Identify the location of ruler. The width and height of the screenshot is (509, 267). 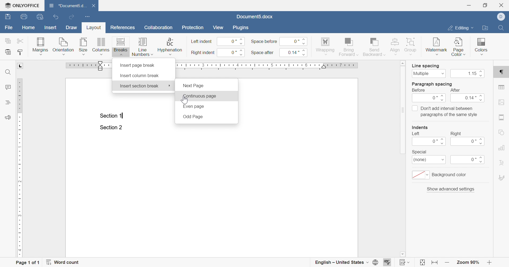
(270, 66).